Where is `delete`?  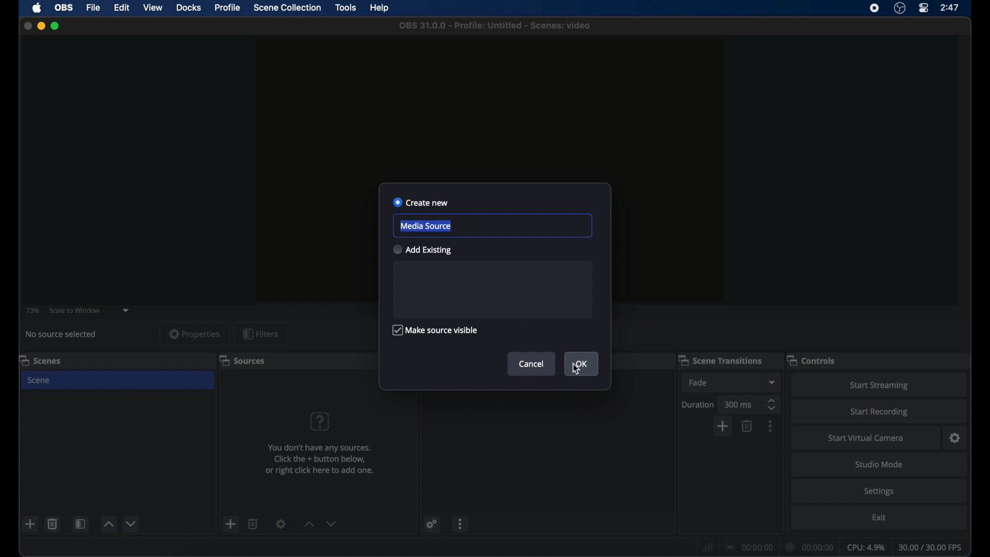 delete is located at coordinates (747, 426).